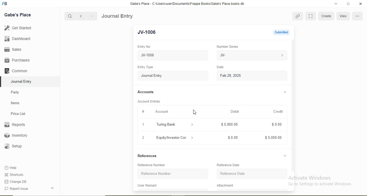 The image size is (367, 196). What do you see at coordinates (229, 124) in the screenshot?
I see `$5,000.00` at bounding box center [229, 124].